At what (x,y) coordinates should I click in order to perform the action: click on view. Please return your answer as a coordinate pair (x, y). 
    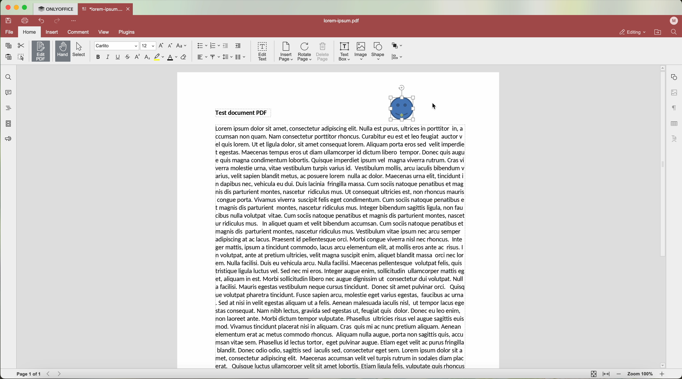
    Looking at the image, I should click on (104, 31).